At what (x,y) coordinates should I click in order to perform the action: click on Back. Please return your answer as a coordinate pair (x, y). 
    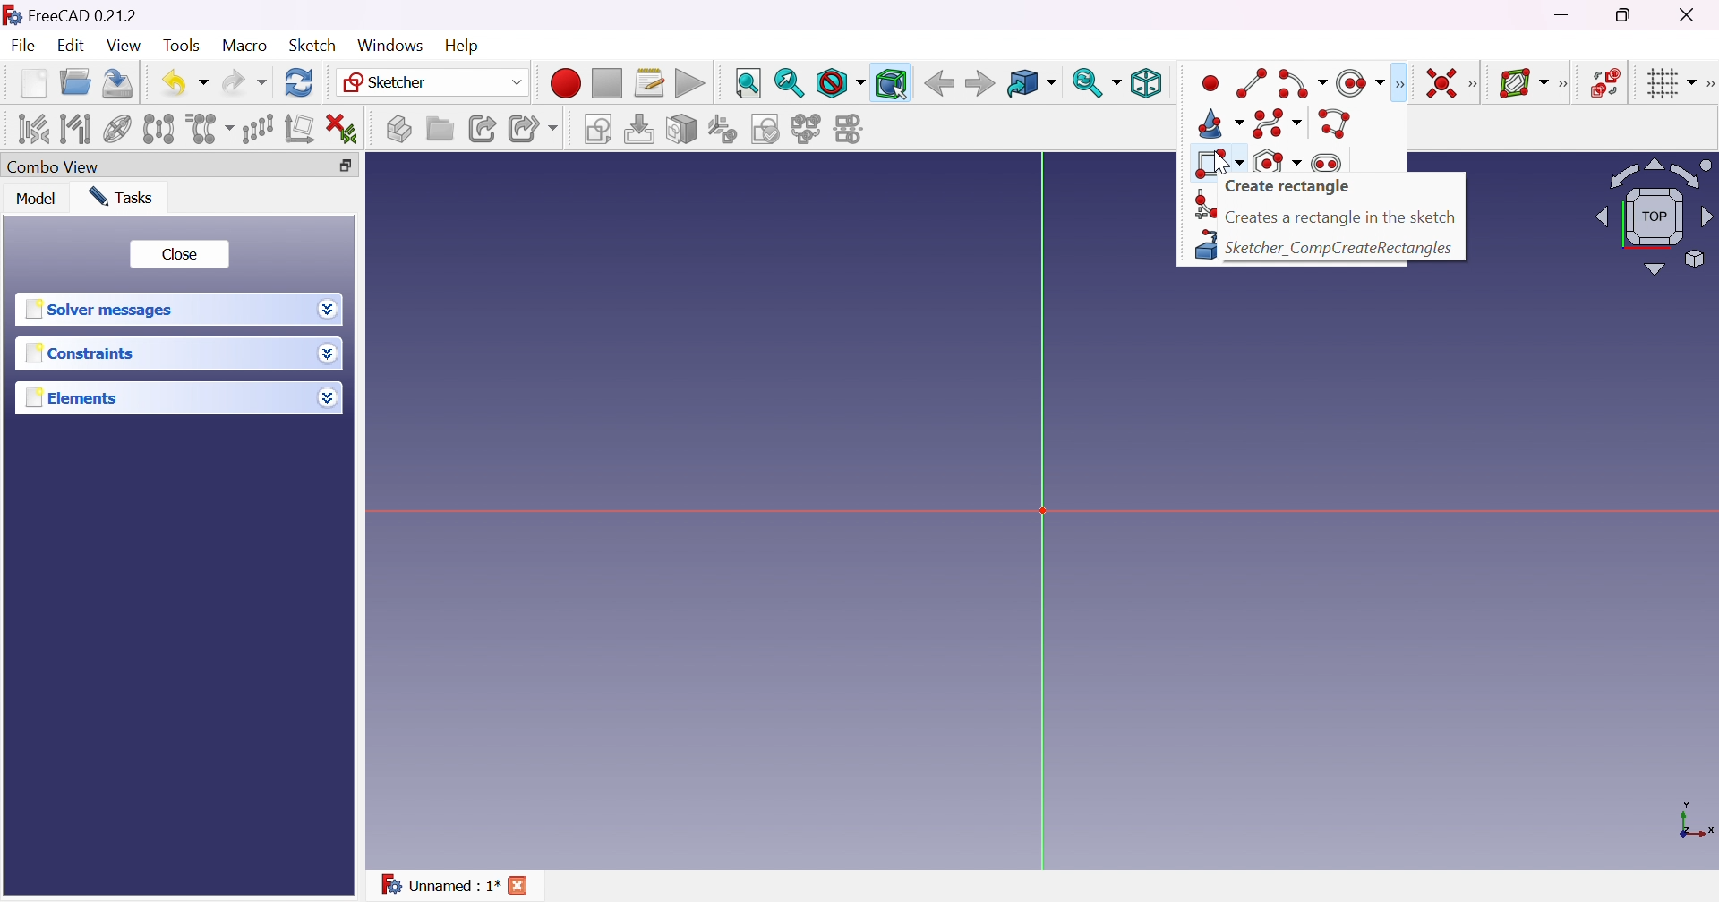
    Looking at the image, I should click on (939, 84).